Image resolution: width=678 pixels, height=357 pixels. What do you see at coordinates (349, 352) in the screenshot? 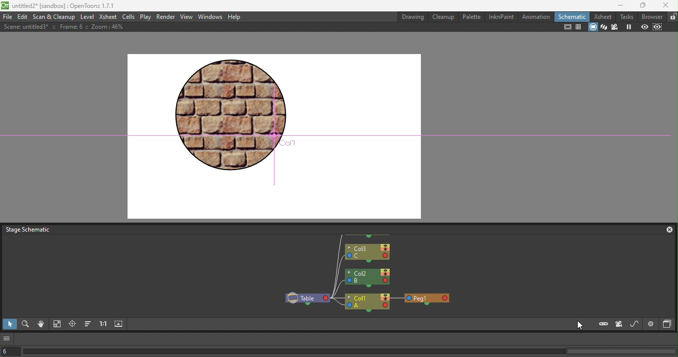
I see `Horizontal scroll bar` at bounding box center [349, 352].